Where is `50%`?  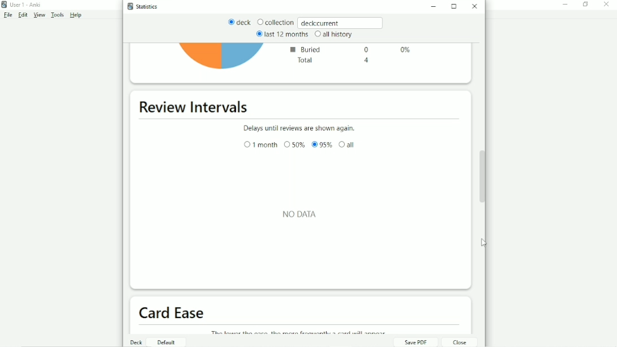 50% is located at coordinates (295, 145).